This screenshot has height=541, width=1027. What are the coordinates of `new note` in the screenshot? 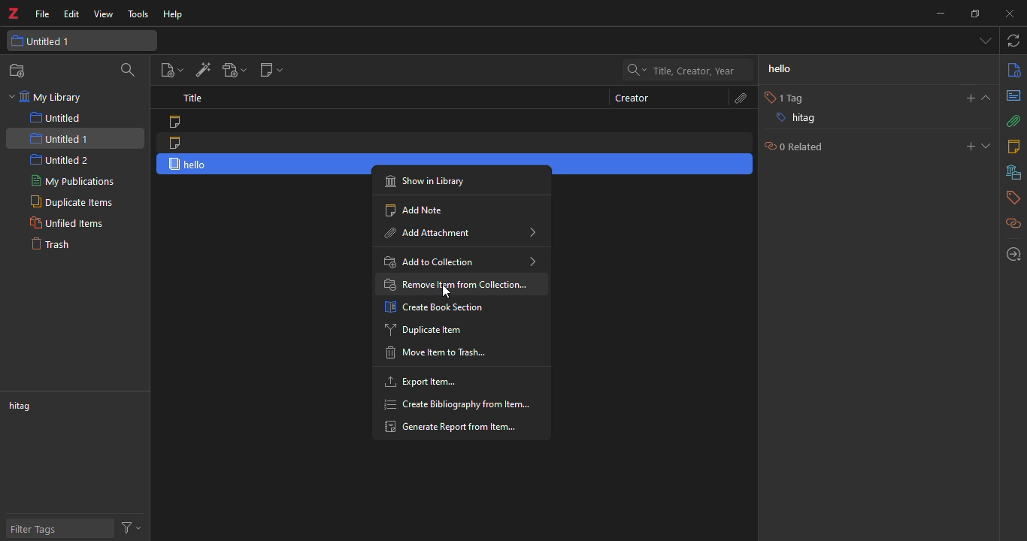 It's located at (269, 70).